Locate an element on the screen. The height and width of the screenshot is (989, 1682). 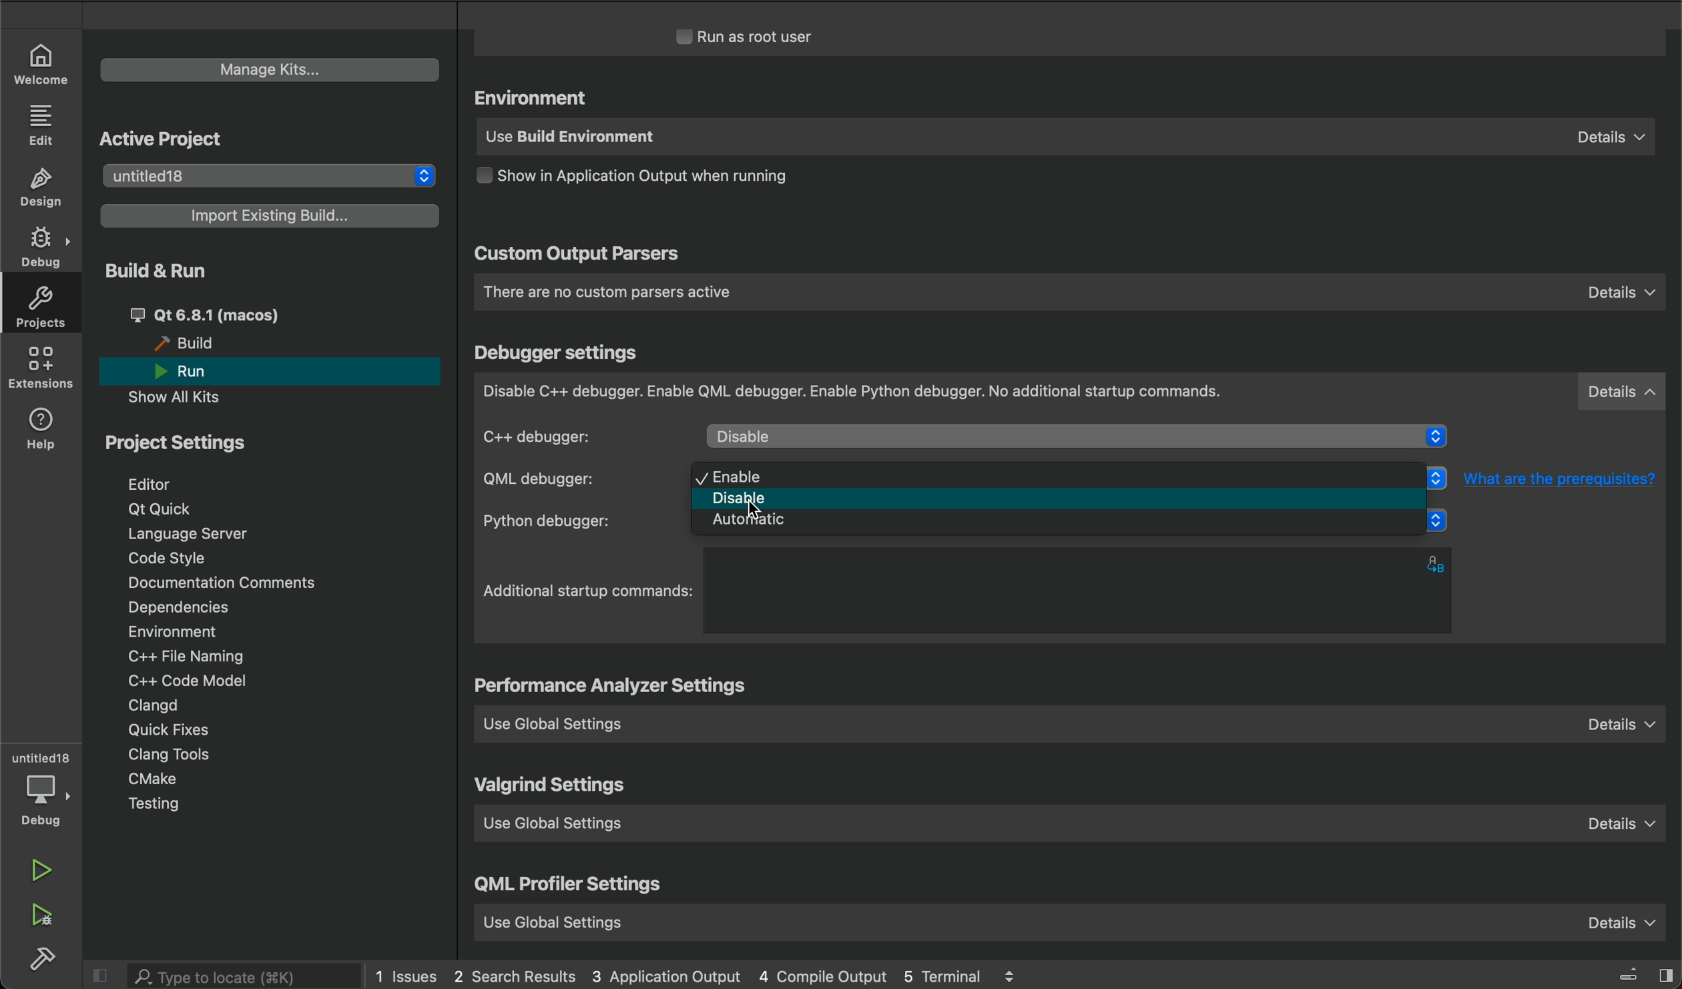
tools is located at coordinates (190, 755).